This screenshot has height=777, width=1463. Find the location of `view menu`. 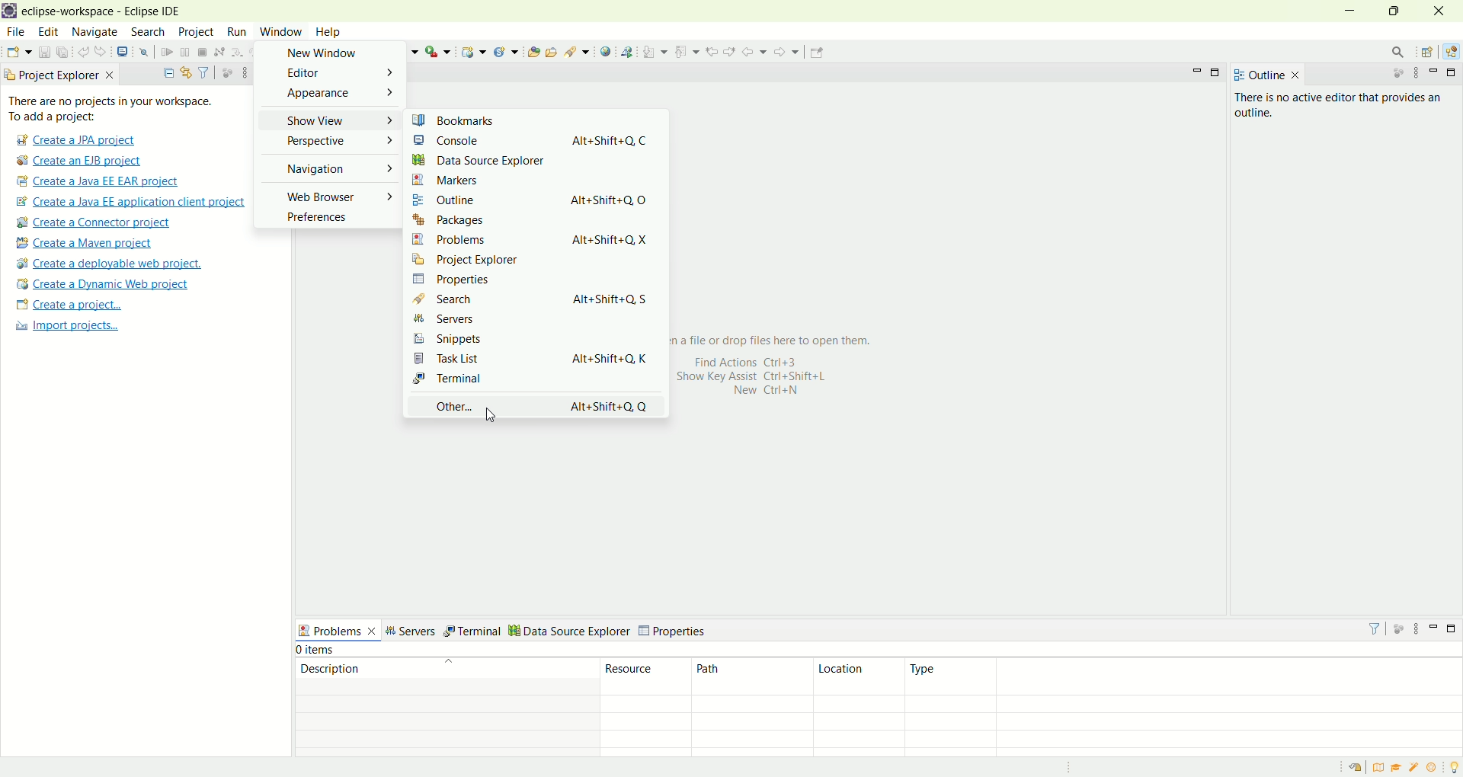

view menu is located at coordinates (1416, 73).